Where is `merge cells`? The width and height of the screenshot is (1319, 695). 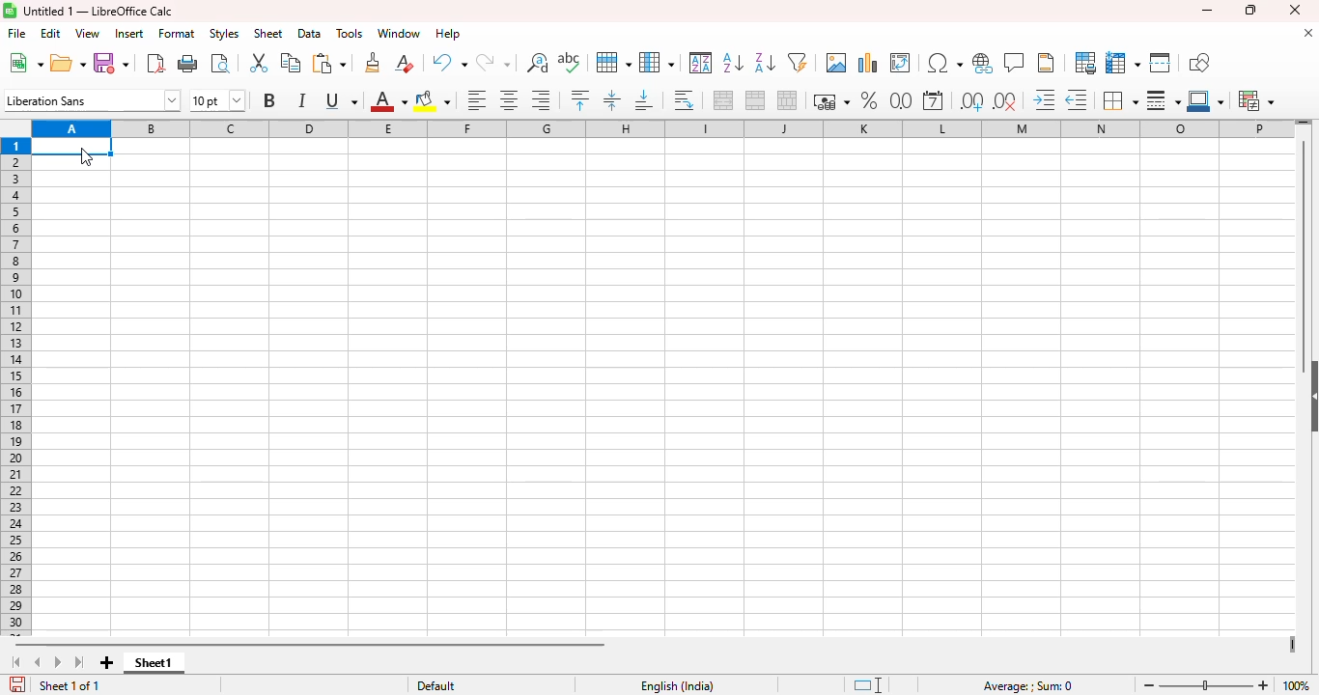
merge cells is located at coordinates (756, 100).